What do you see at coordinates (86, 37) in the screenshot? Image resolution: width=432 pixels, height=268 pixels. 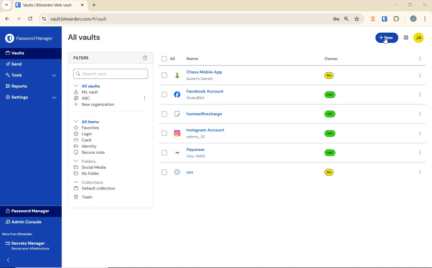 I see `All Vaults` at bounding box center [86, 37].